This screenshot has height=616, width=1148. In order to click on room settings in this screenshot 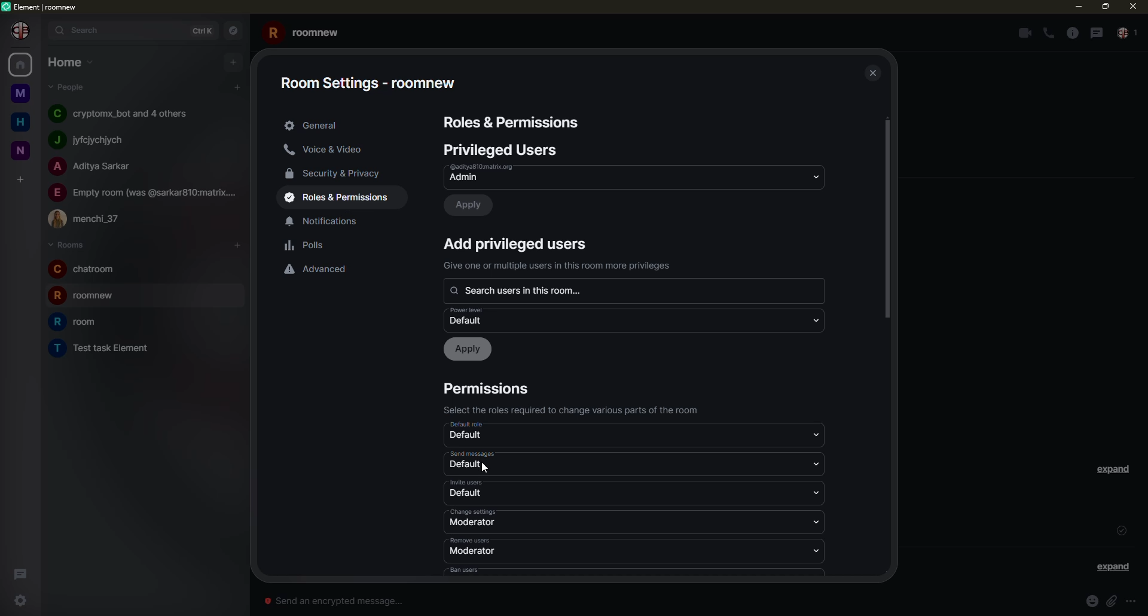, I will do `click(374, 79)`.